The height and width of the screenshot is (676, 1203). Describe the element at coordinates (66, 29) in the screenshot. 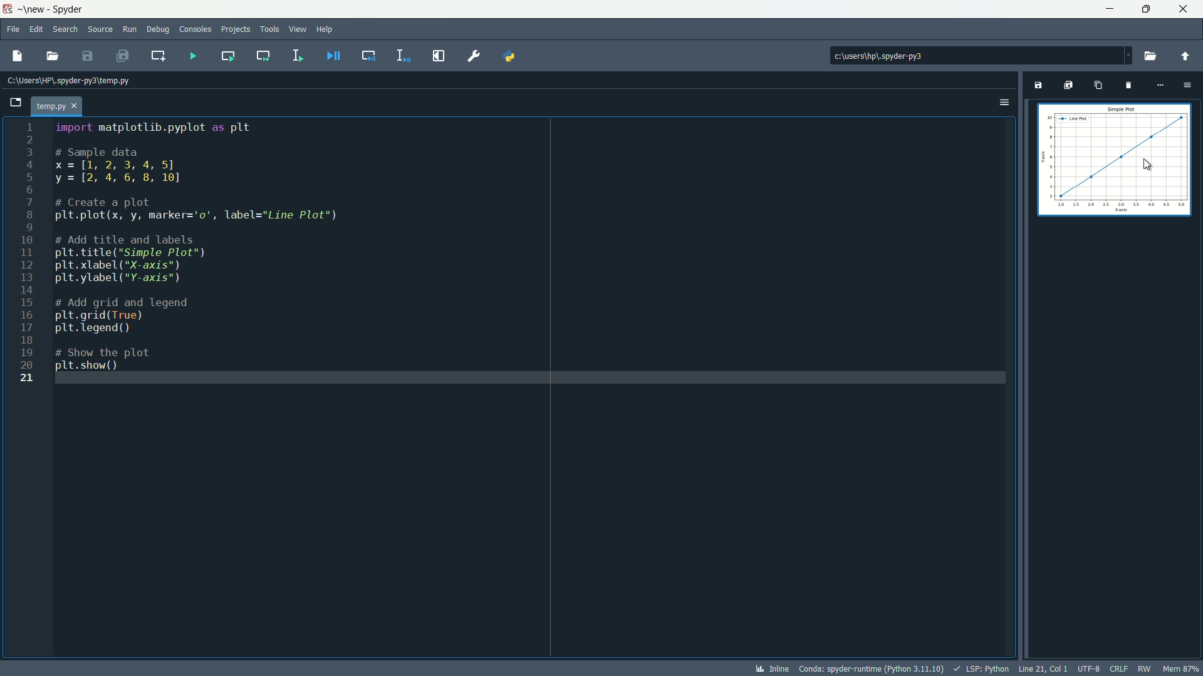

I see `search menu` at that location.